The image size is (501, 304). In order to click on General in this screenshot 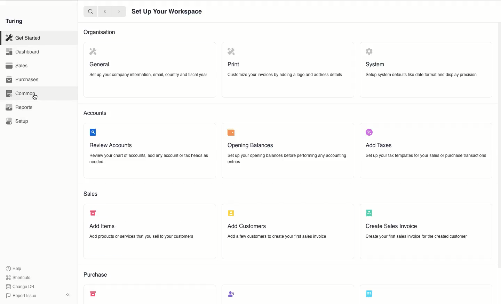, I will do `click(100, 57)`.